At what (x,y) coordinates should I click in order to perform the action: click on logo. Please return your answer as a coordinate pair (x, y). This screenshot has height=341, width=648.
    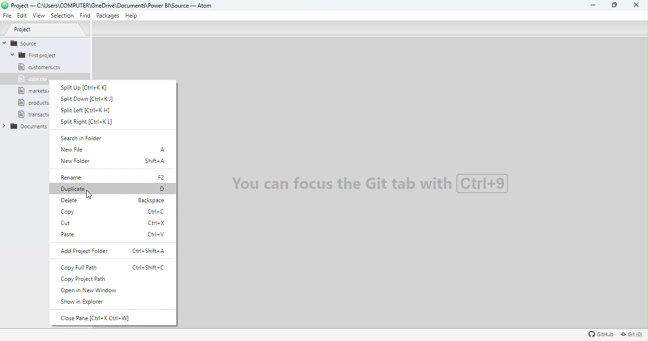
    Looking at the image, I should click on (5, 5).